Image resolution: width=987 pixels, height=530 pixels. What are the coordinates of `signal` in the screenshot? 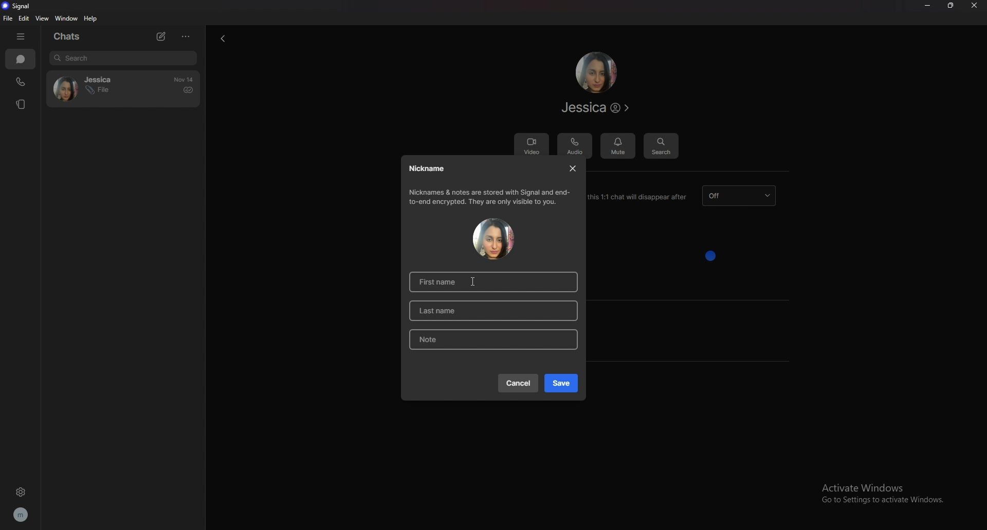 It's located at (17, 6).